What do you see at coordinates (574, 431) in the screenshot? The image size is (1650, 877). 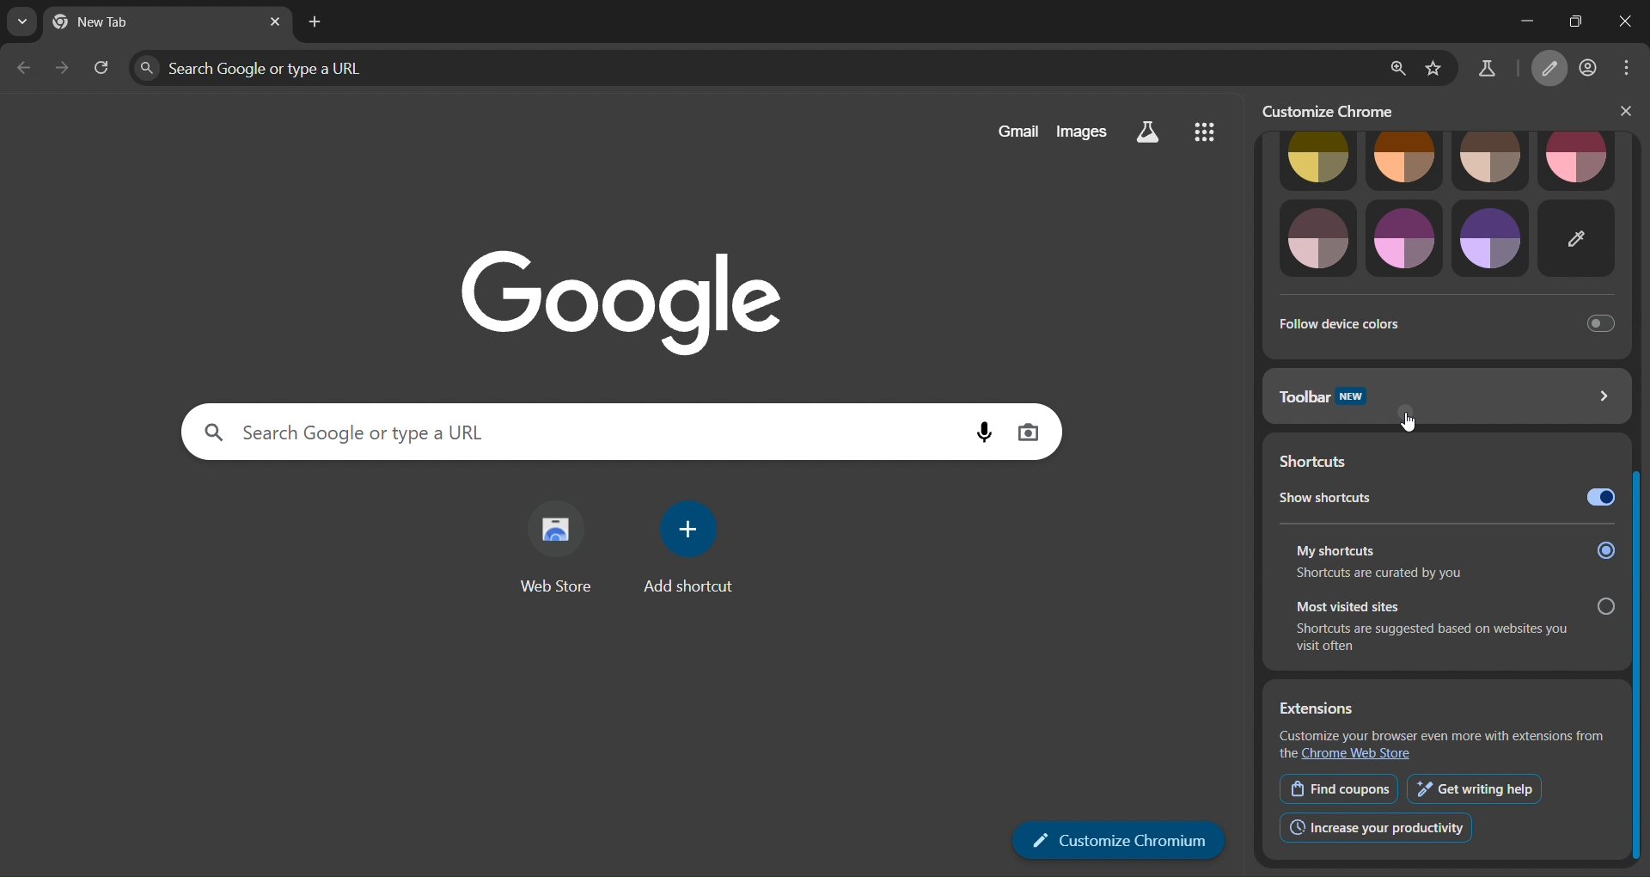 I see `Search google or type a URL` at bounding box center [574, 431].